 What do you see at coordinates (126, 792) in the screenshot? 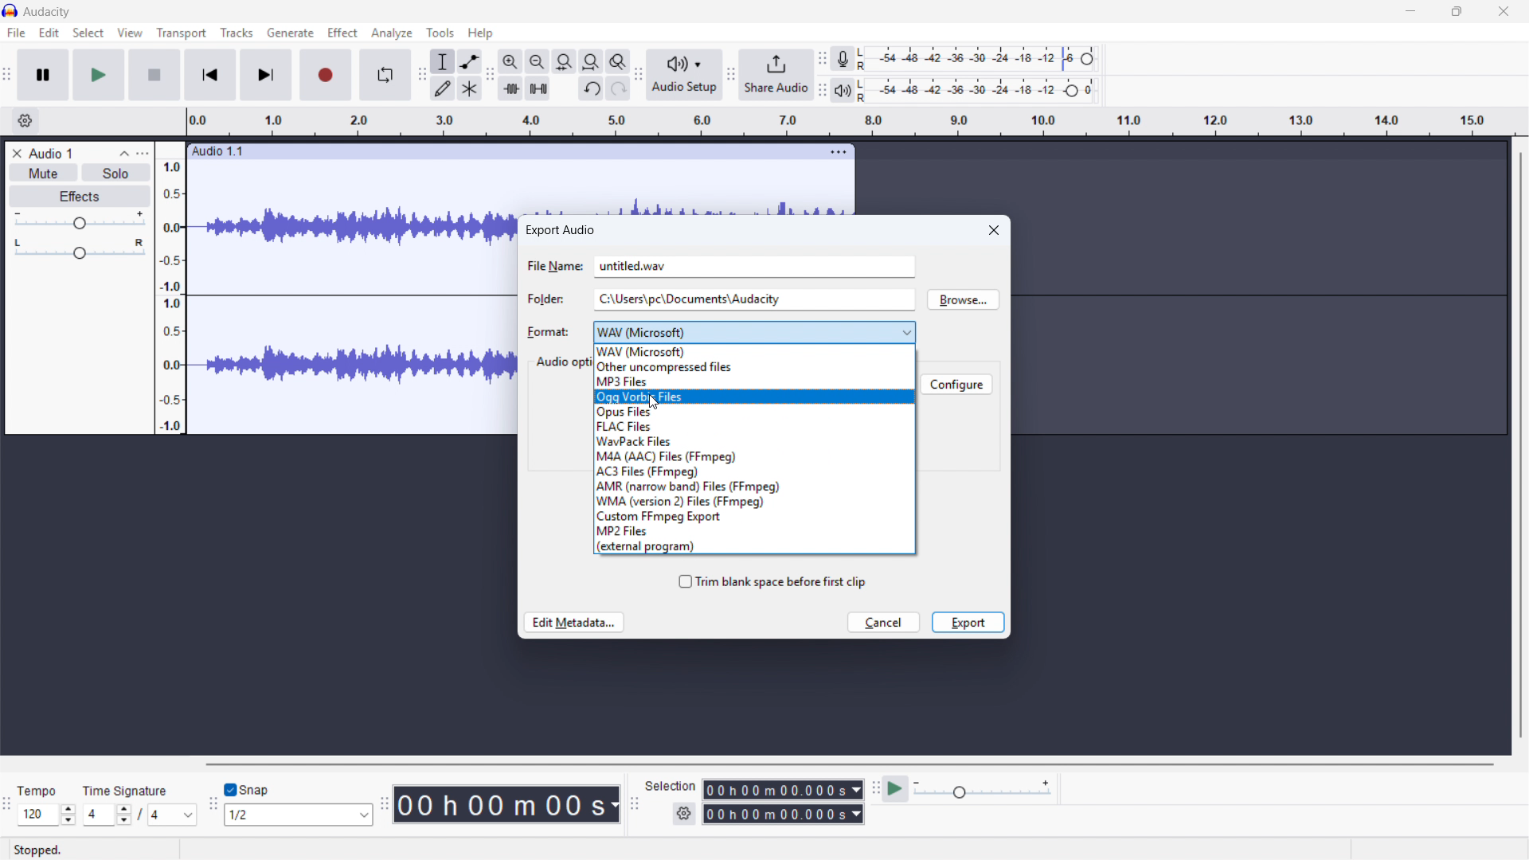
I see `time signature` at bounding box center [126, 792].